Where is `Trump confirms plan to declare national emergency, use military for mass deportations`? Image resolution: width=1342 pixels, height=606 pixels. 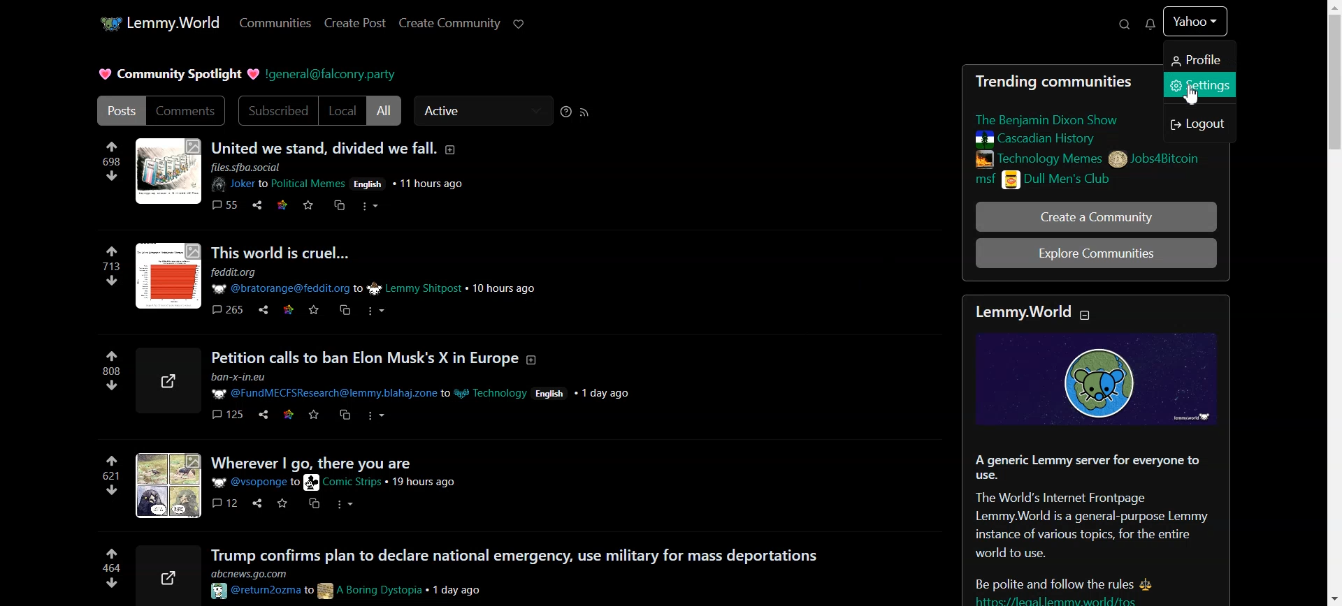 Trump confirms plan to declare national emergency, use military for mass deportations is located at coordinates (513, 554).